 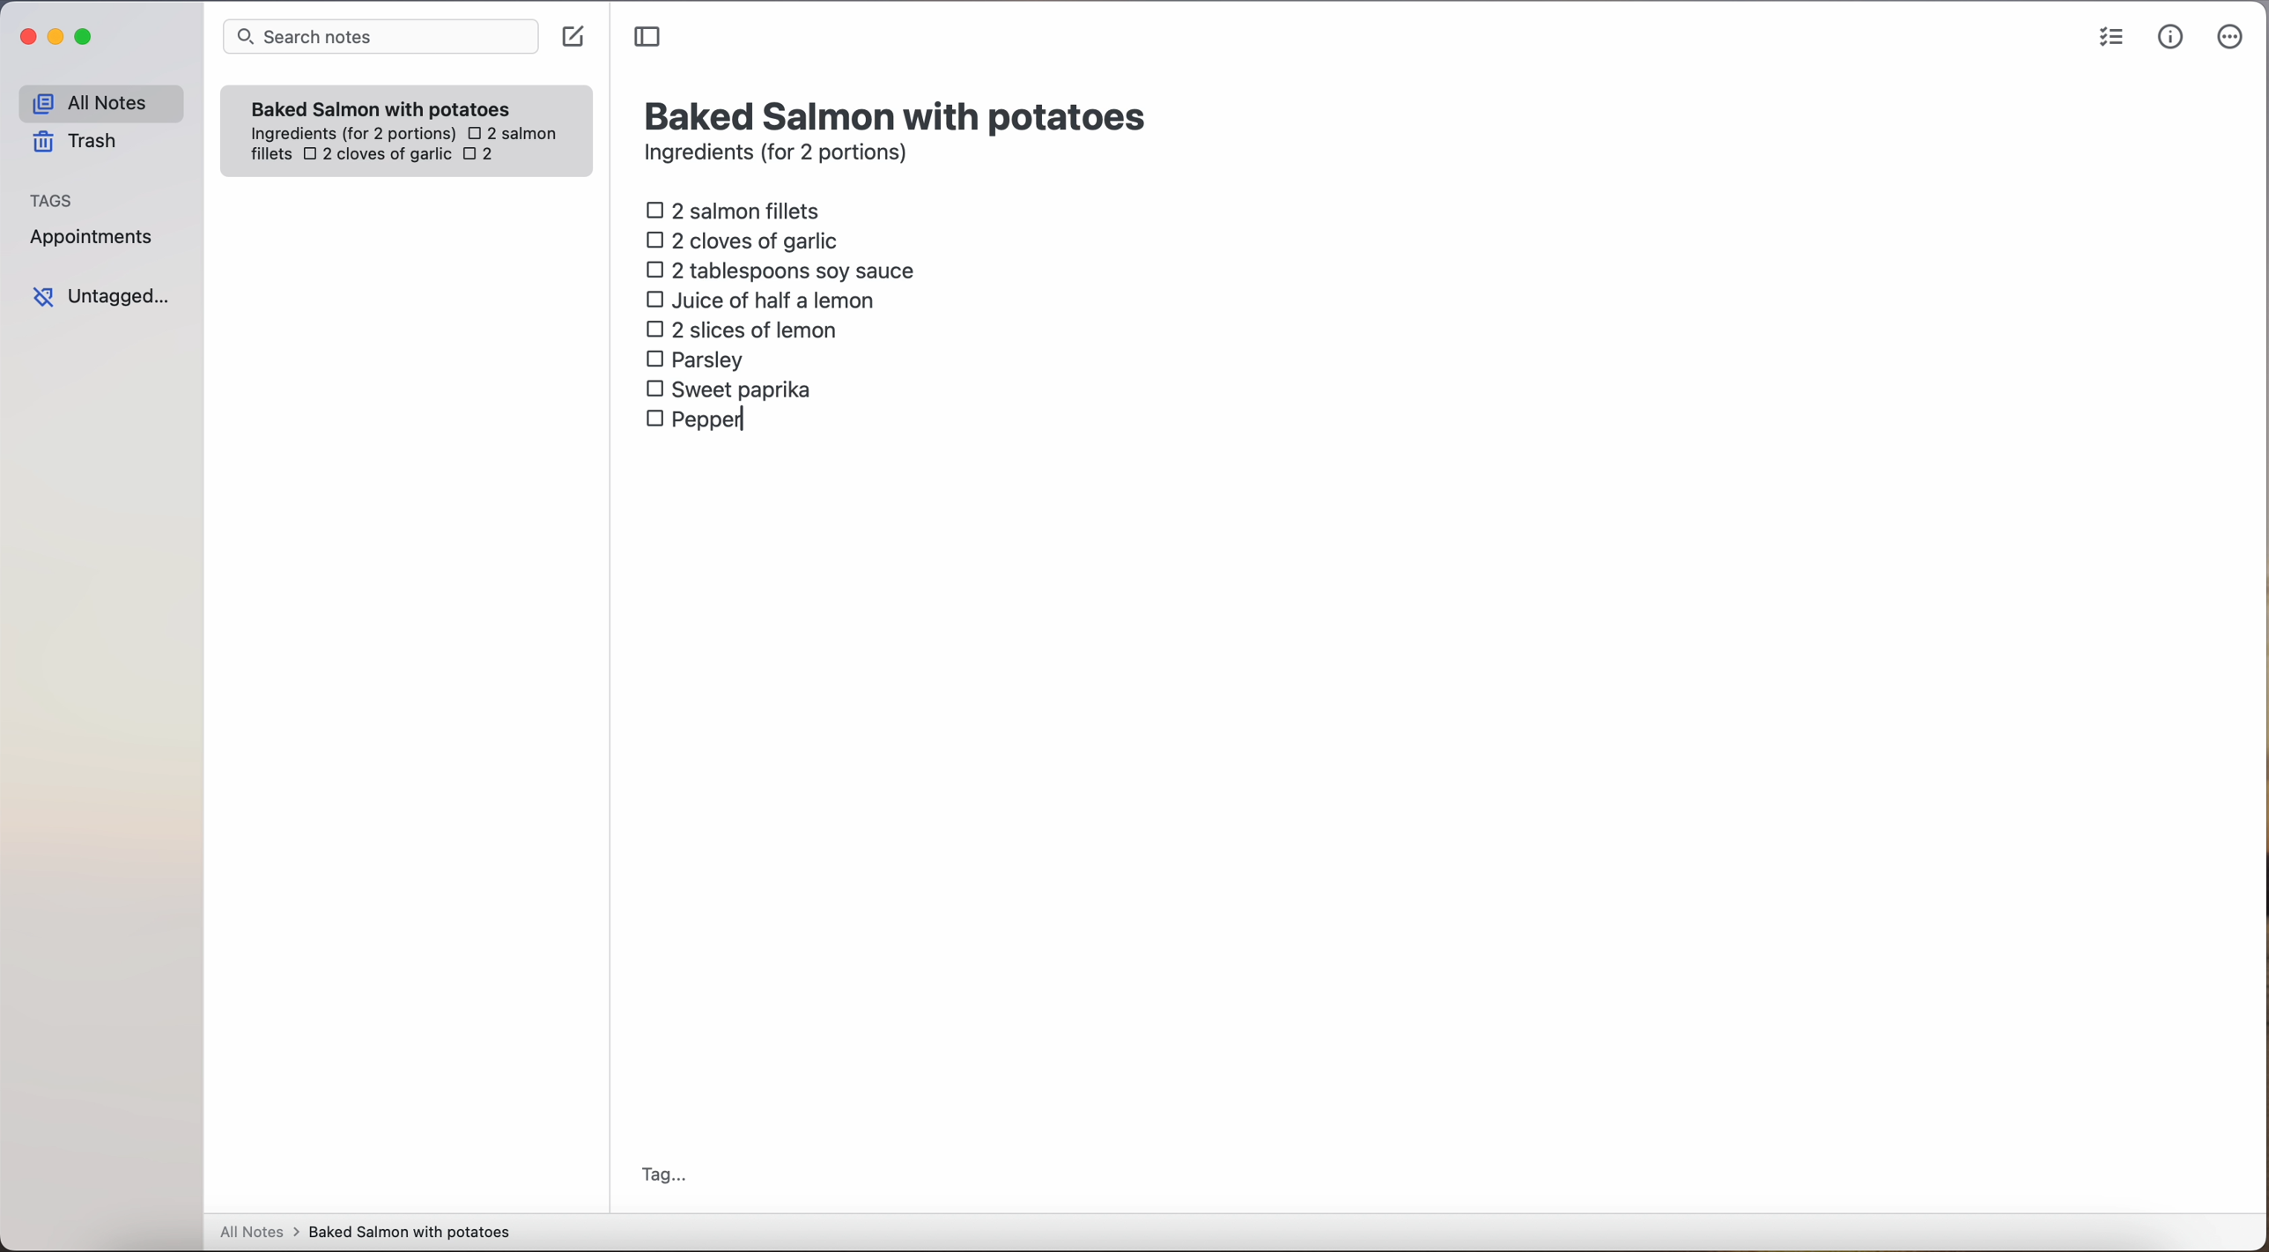 I want to click on 2 cloves of garlic, so click(x=377, y=156).